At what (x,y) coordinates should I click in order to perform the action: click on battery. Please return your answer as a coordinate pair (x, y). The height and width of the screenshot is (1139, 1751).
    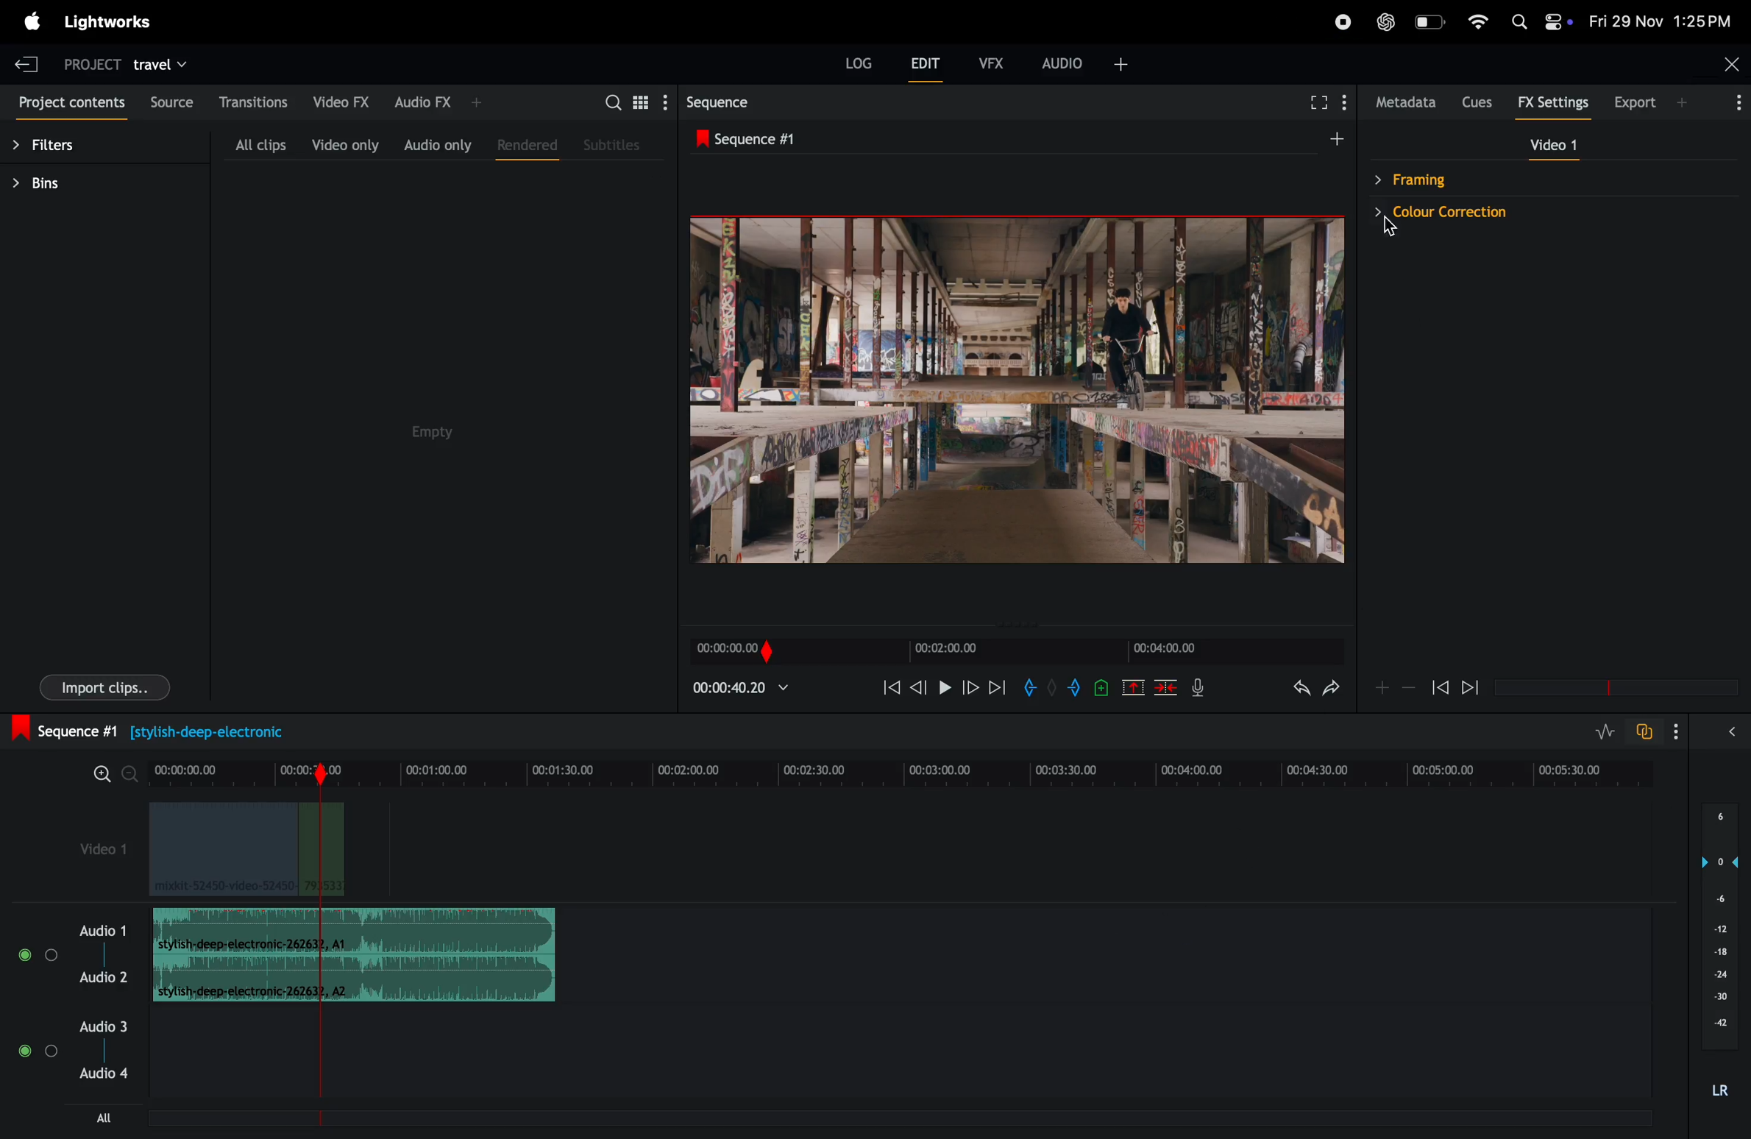
    Looking at the image, I should click on (1431, 22).